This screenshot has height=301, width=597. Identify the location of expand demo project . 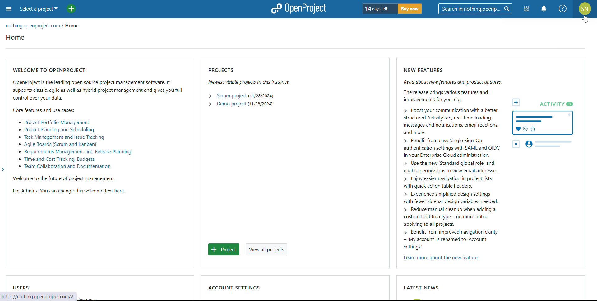
(210, 104).